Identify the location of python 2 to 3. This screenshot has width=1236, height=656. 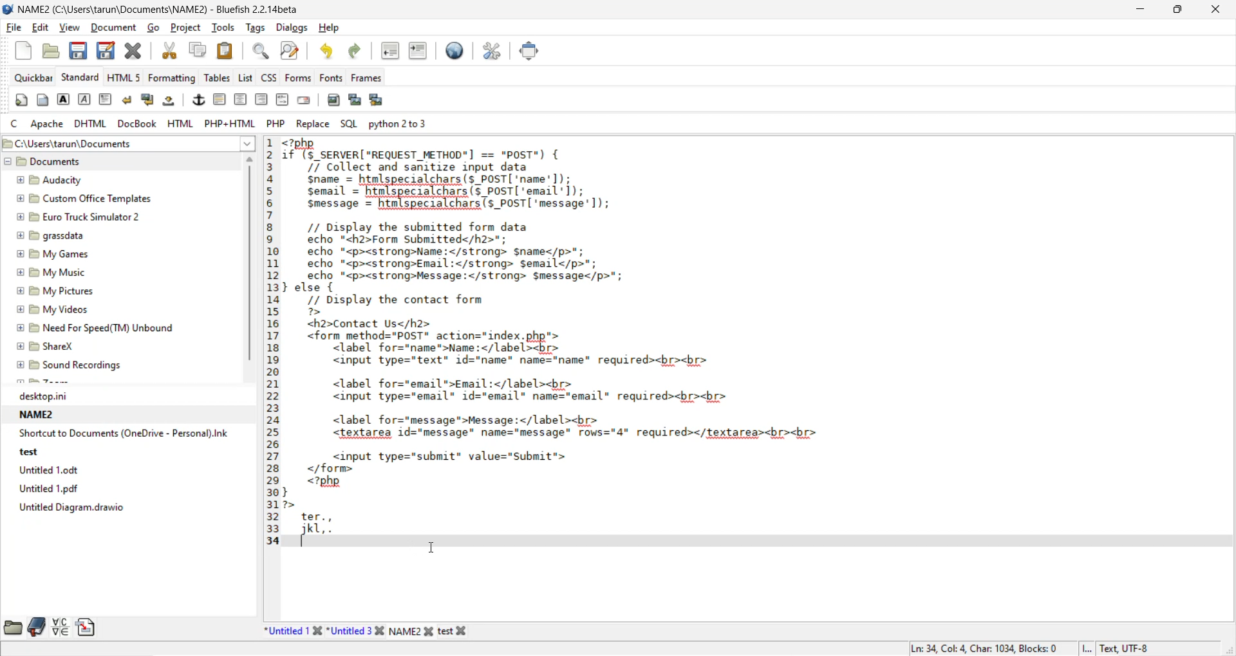
(409, 123).